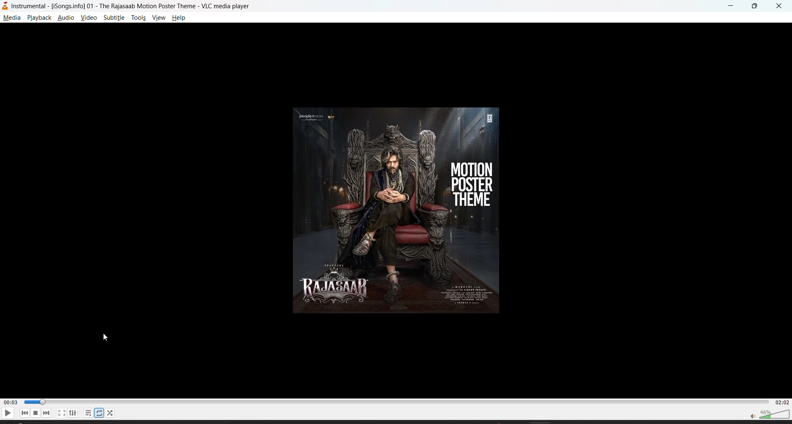 The width and height of the screenshot is (792, 424). I want to click on media, so click(12, 17).